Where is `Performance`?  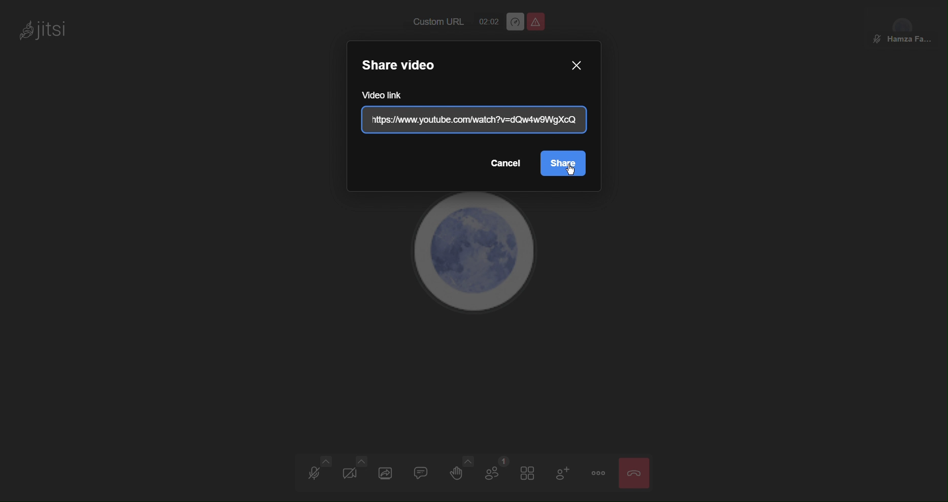 Performance is located at coordinates (515, 21).